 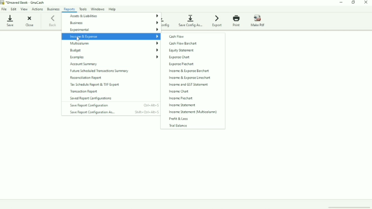 I want to click on Cash Flow, so click(x=179, y=36).